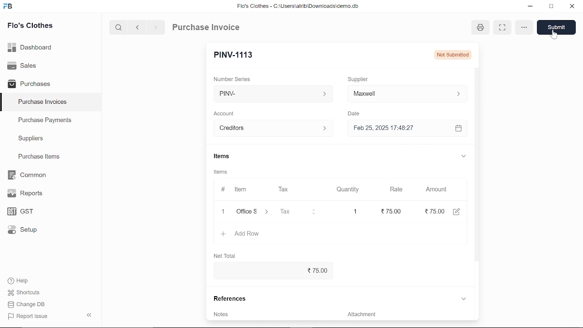 This screenshot has width=583, height=328. I want to click on edit amount, so click(460, 211).